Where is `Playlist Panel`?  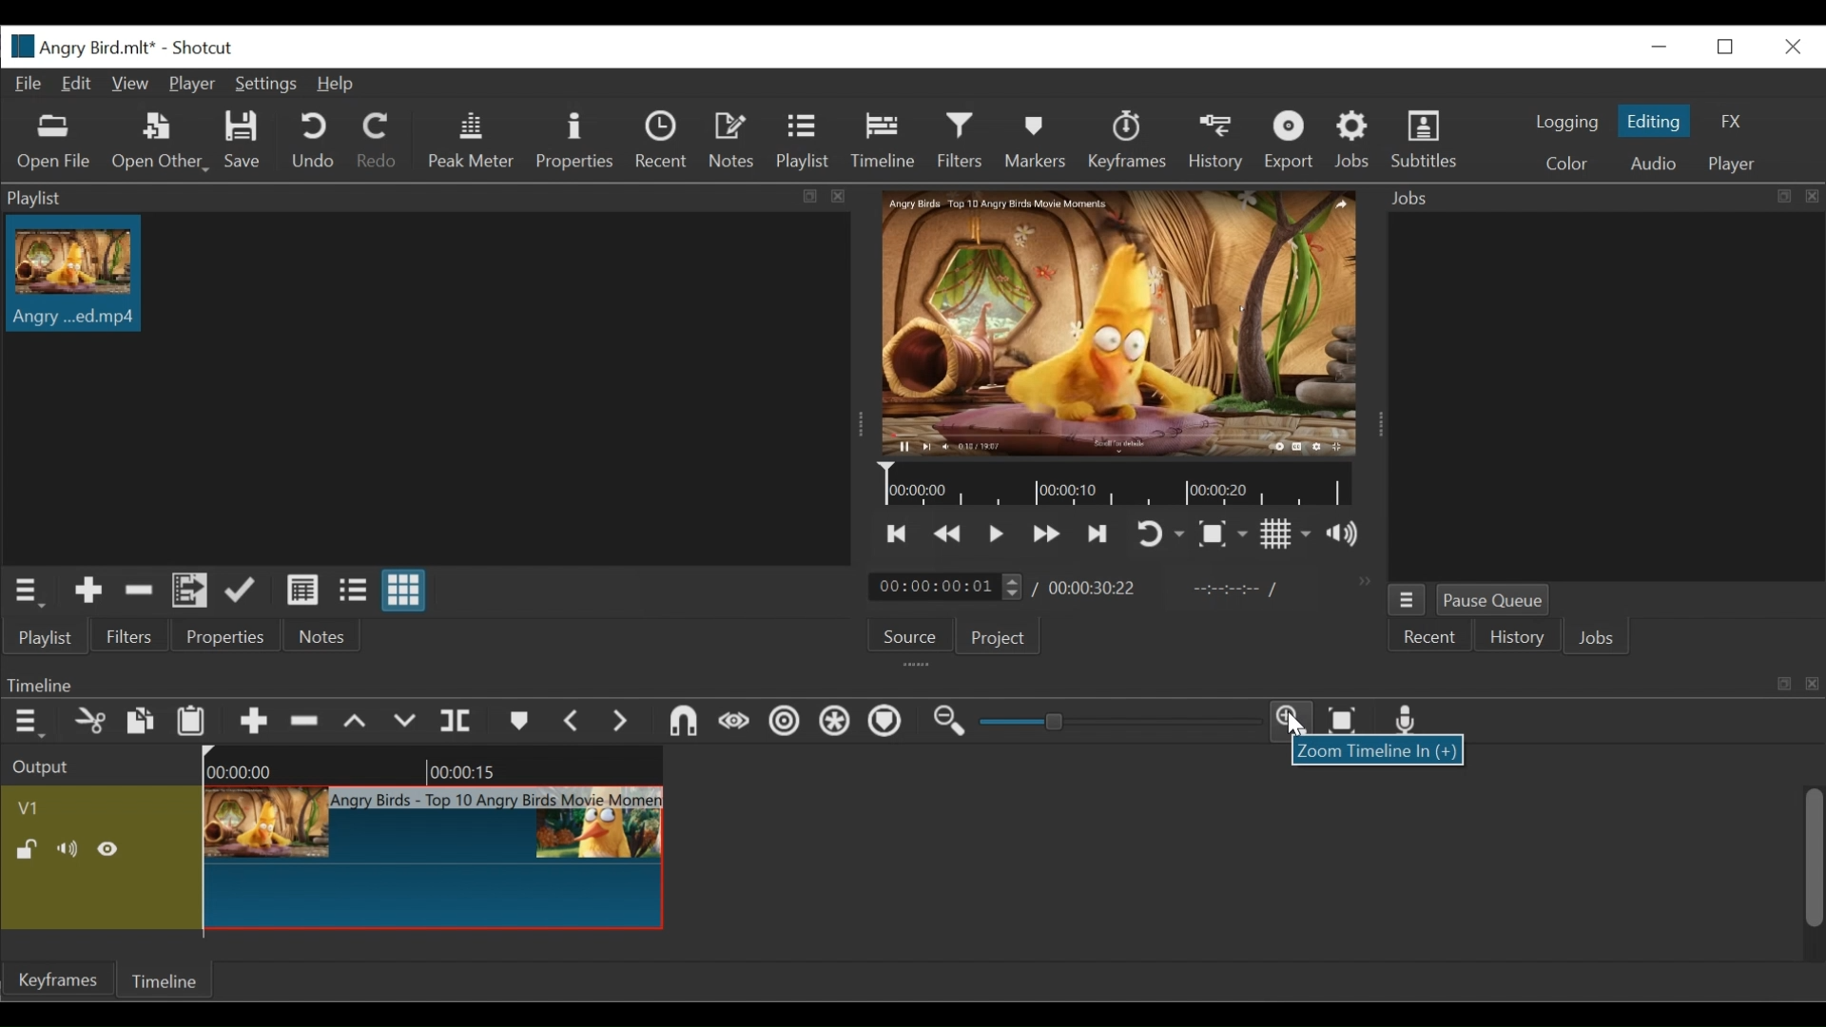 Playlist Panel is located at coordinates (437, 195).